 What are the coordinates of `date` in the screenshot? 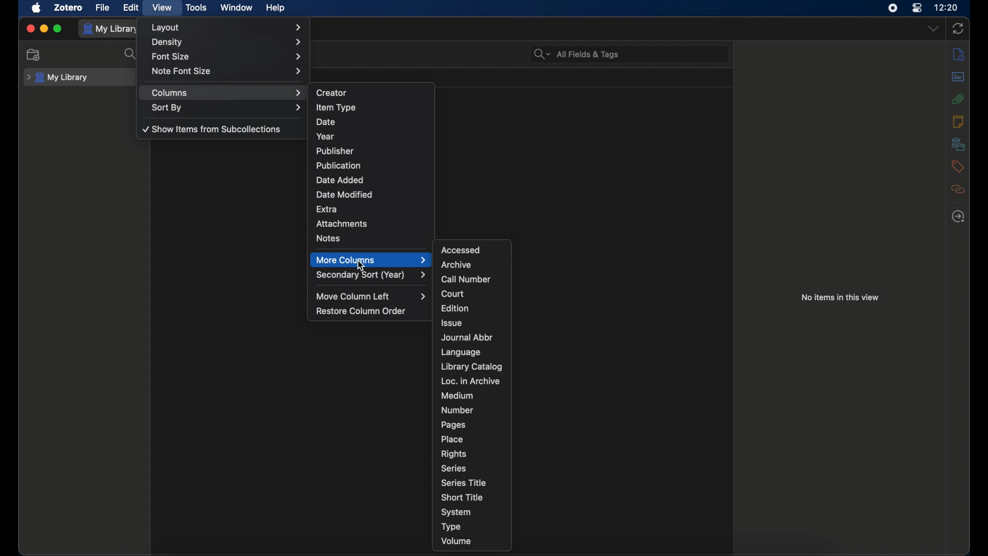 It's located at (327, 122).